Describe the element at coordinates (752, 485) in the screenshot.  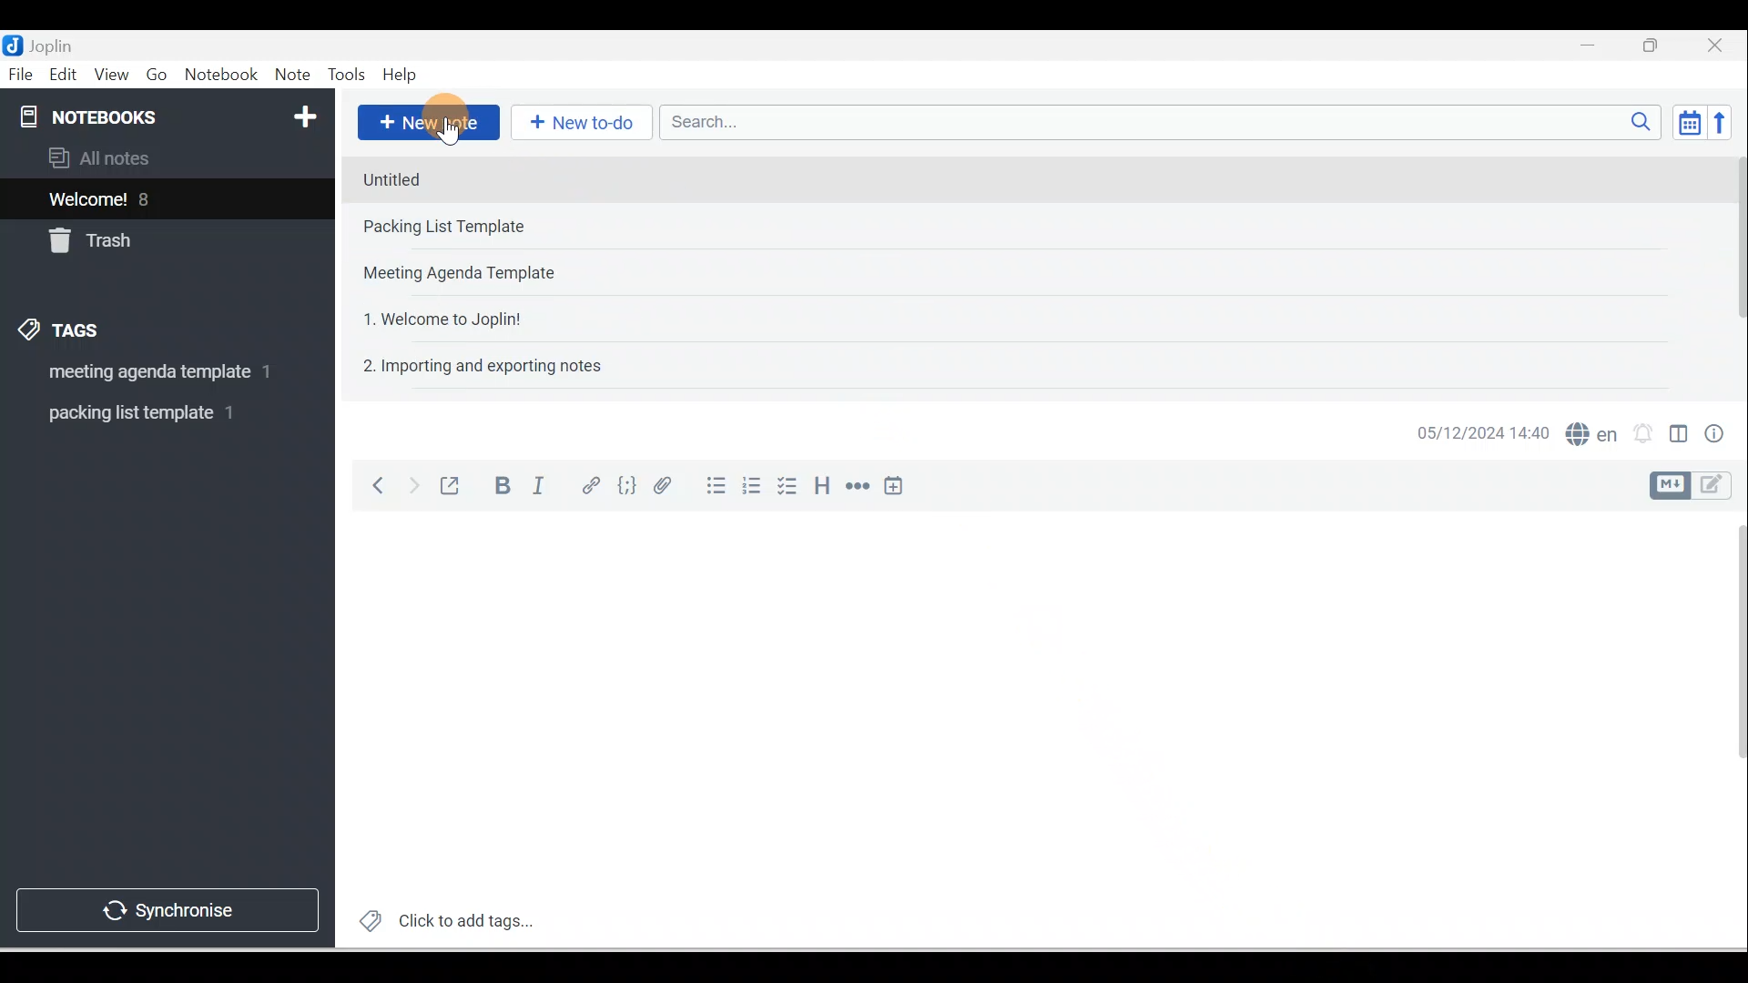
I see `Numbered list` at that location.